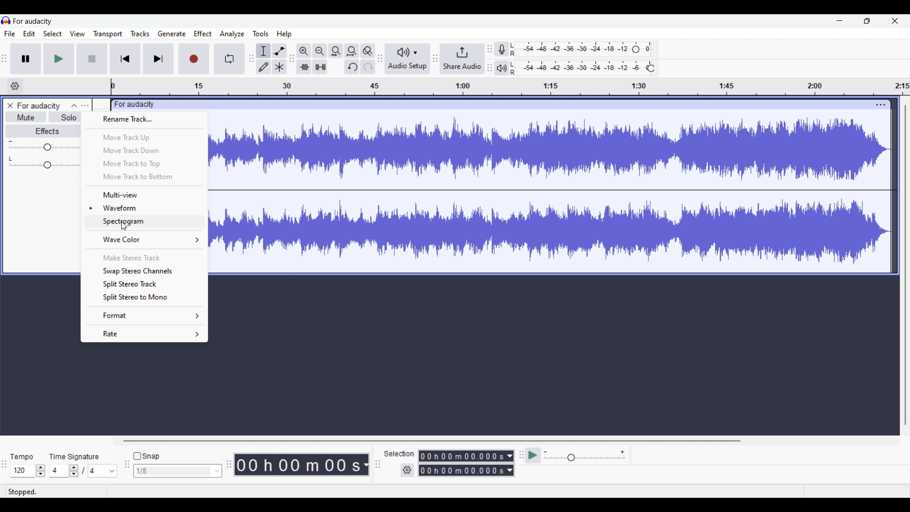 This screenshot has height=512, width=910. Describe the element at coordinates (85, 106) in the screenshot. I see `Open menu` at that location.